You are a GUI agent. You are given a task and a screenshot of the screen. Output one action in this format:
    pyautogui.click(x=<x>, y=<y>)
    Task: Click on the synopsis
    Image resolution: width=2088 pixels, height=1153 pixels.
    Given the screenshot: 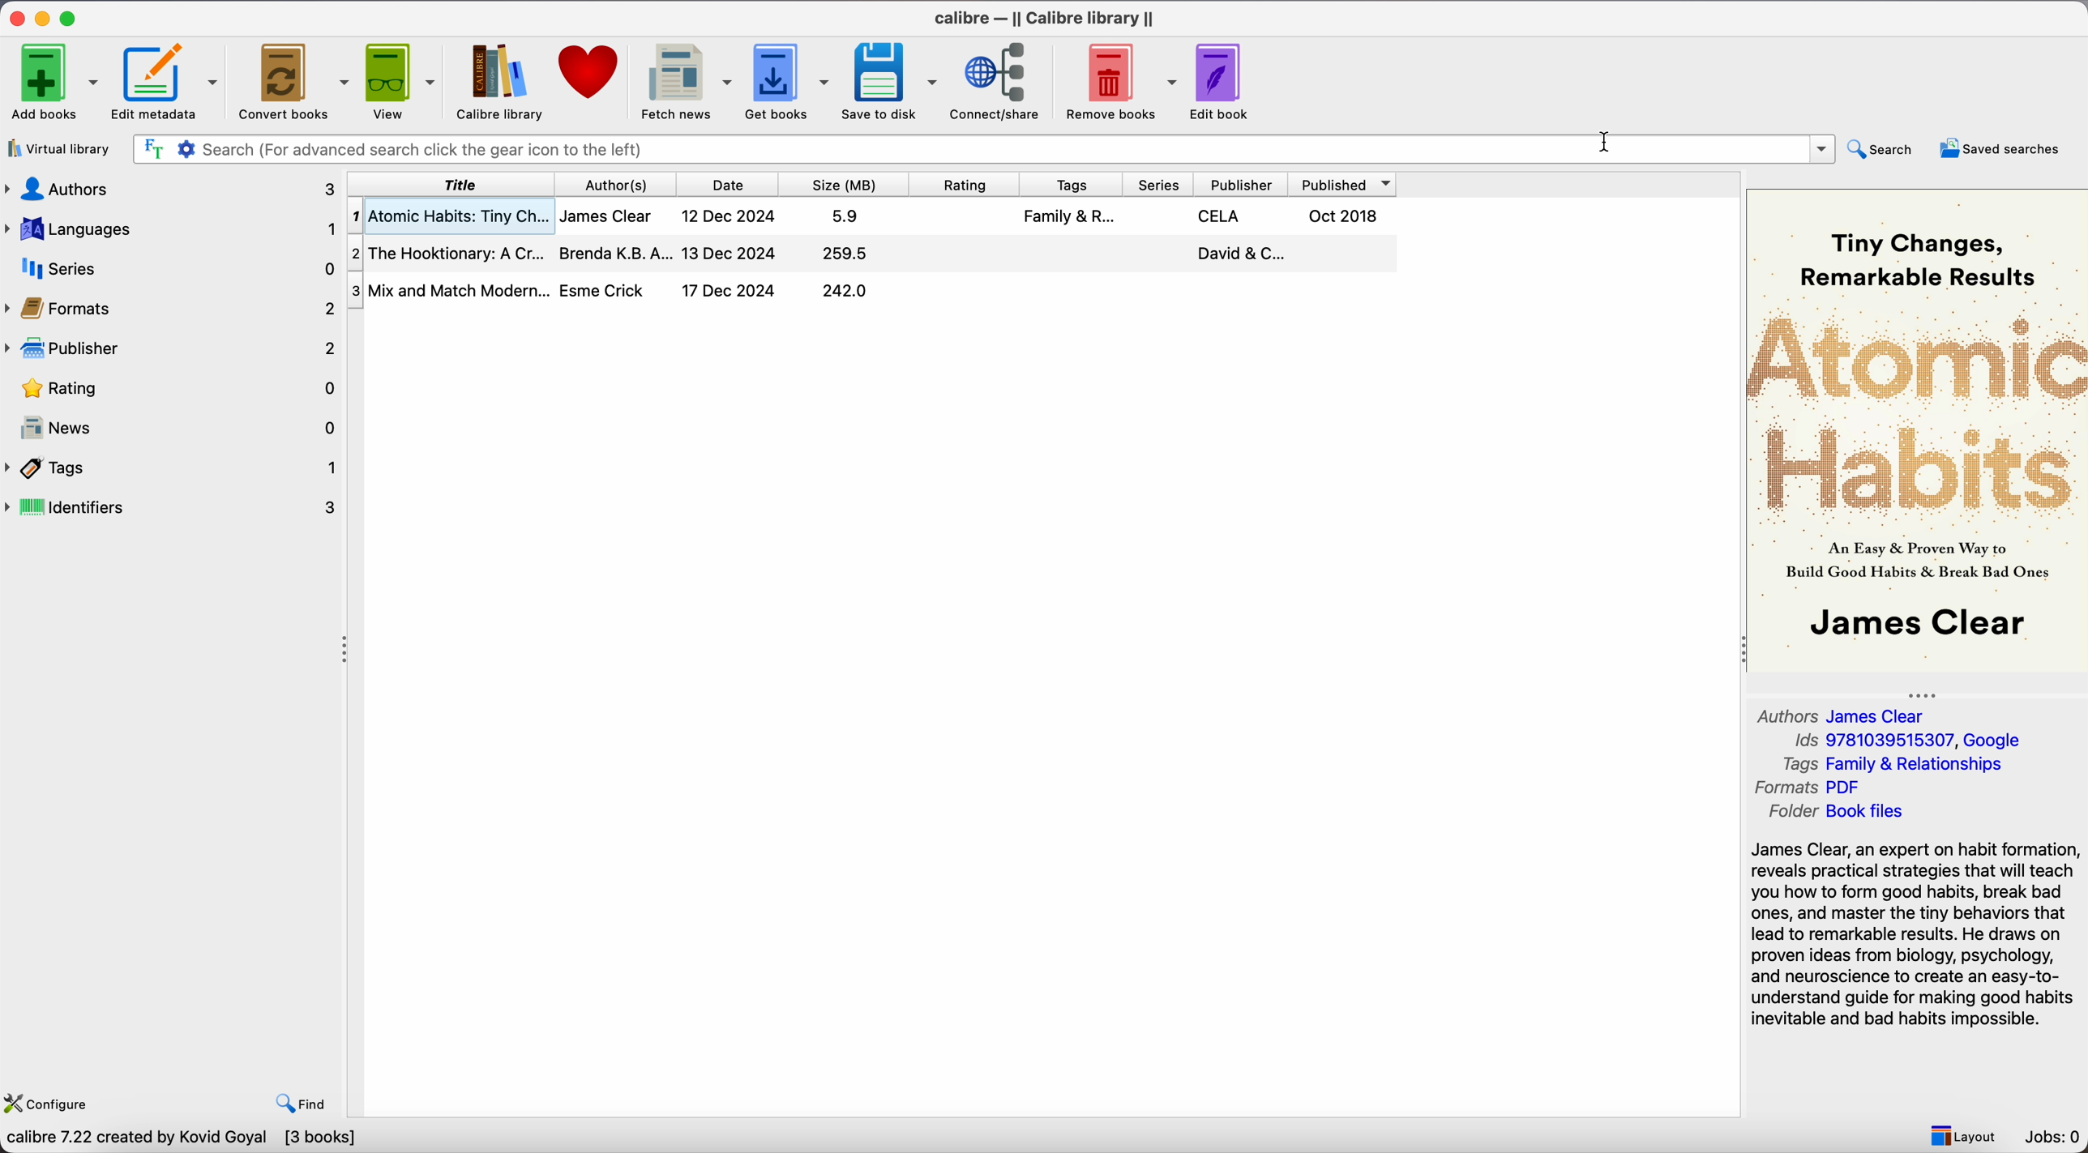 What is the action you would take?
    pyautogui.click(x=1917, y=934)
    